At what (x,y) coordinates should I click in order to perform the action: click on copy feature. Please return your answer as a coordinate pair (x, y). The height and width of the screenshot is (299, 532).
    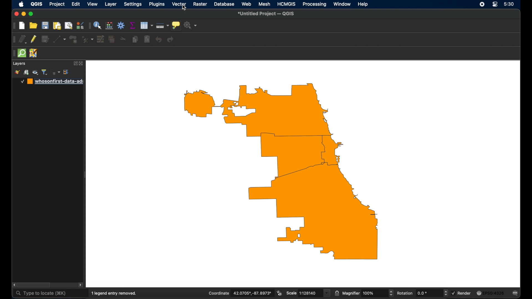
    Looking at the image, I should click on (135, 39).